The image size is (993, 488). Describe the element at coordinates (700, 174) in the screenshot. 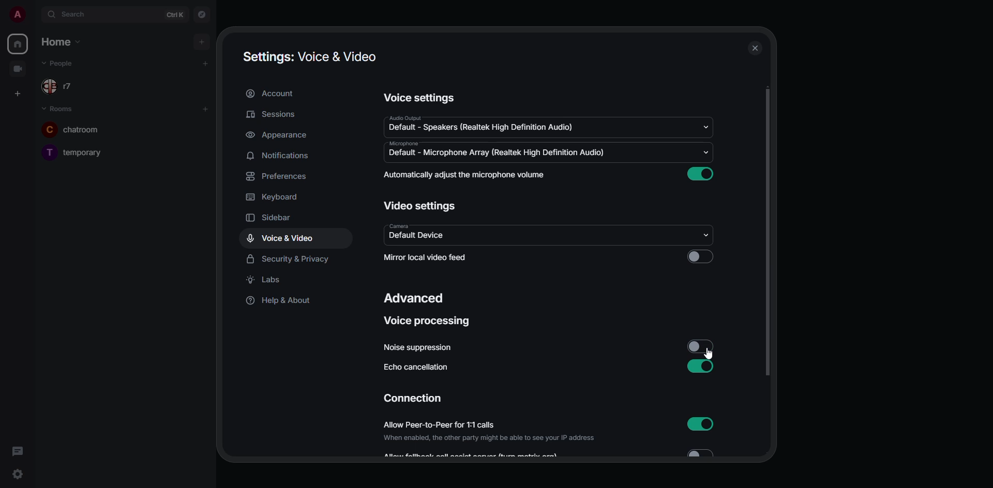

I see `enabled` at that location.